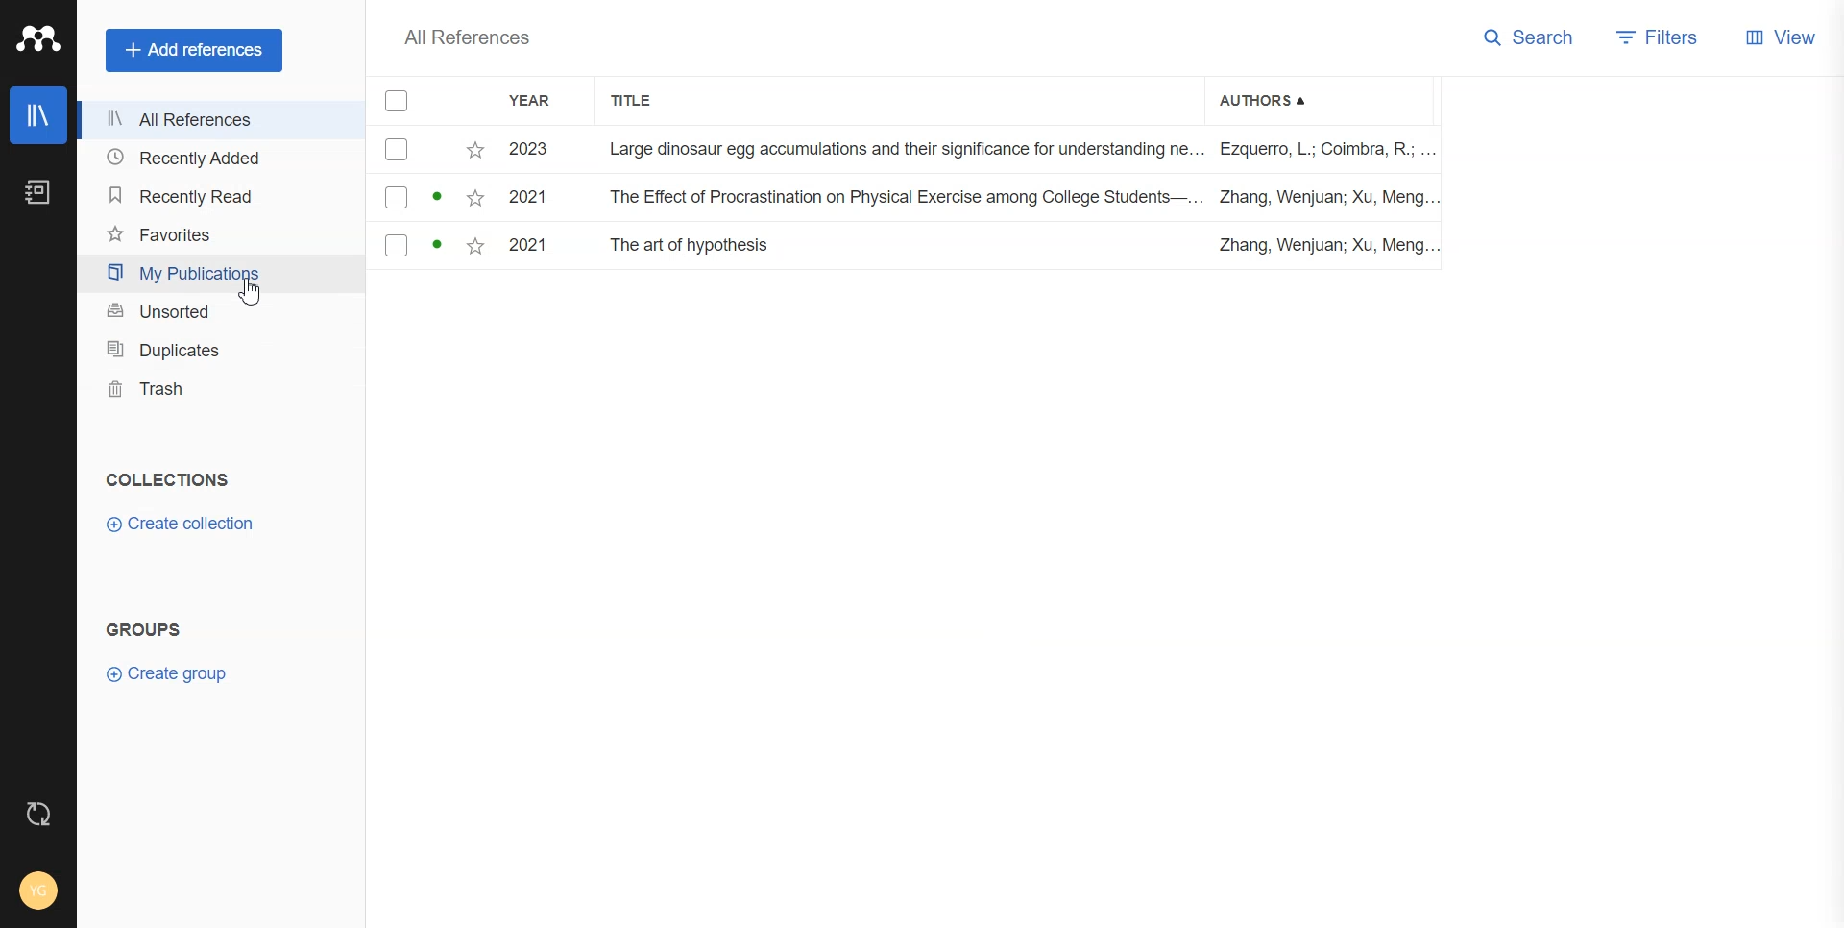  What do you see at coordinates (211, 159) in the screenshot?
I see `Recently added` at bounding box center [211, 159].